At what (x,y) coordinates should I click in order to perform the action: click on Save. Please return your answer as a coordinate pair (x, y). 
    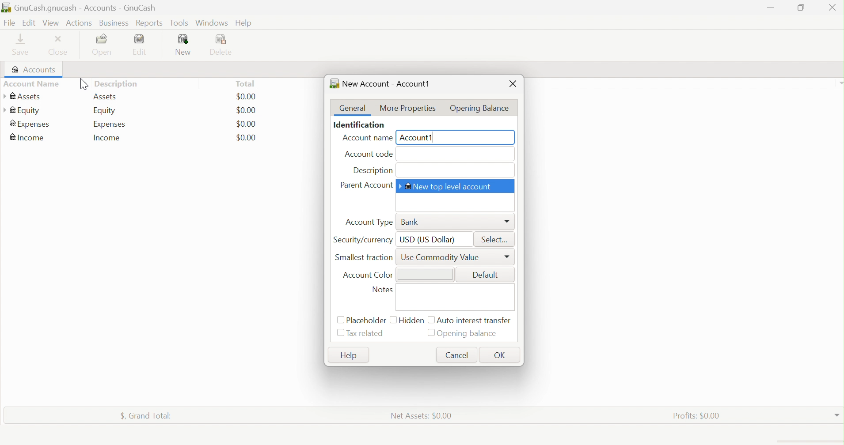
    Looking at the image, I should click on (23, 45).